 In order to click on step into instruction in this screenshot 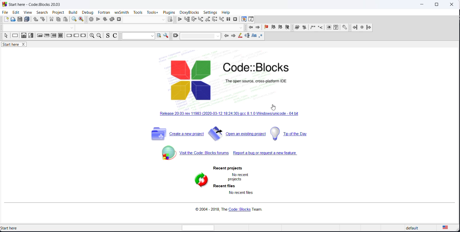, I will do `click(222, 19)`.